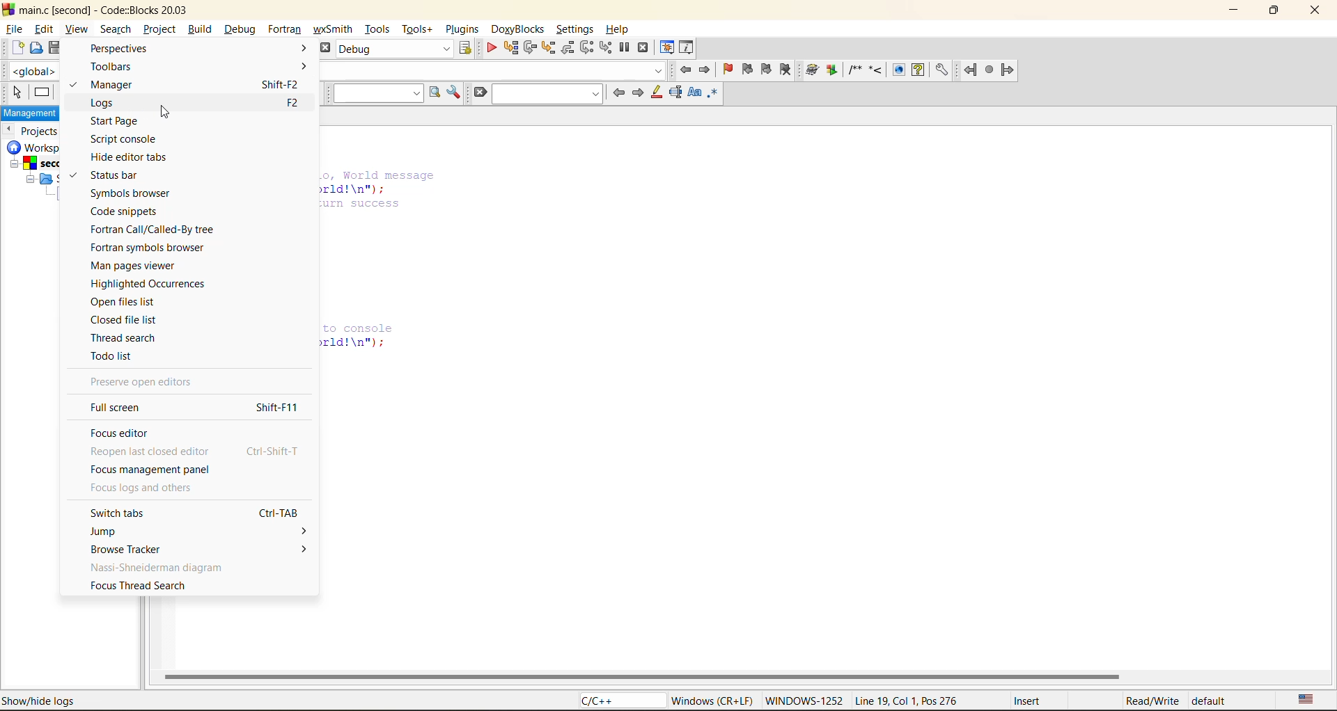  What do you see at coordinates (163, 113) in the screenshot?
I see `Cursor` at bounding box center [163, 113].